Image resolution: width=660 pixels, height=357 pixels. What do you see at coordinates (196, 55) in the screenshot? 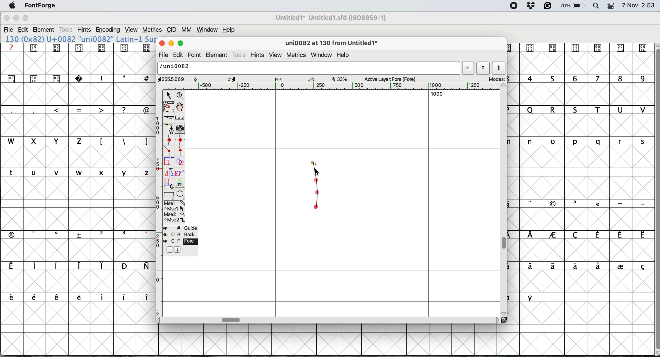
I see `point` at bounding box center [196, 55].